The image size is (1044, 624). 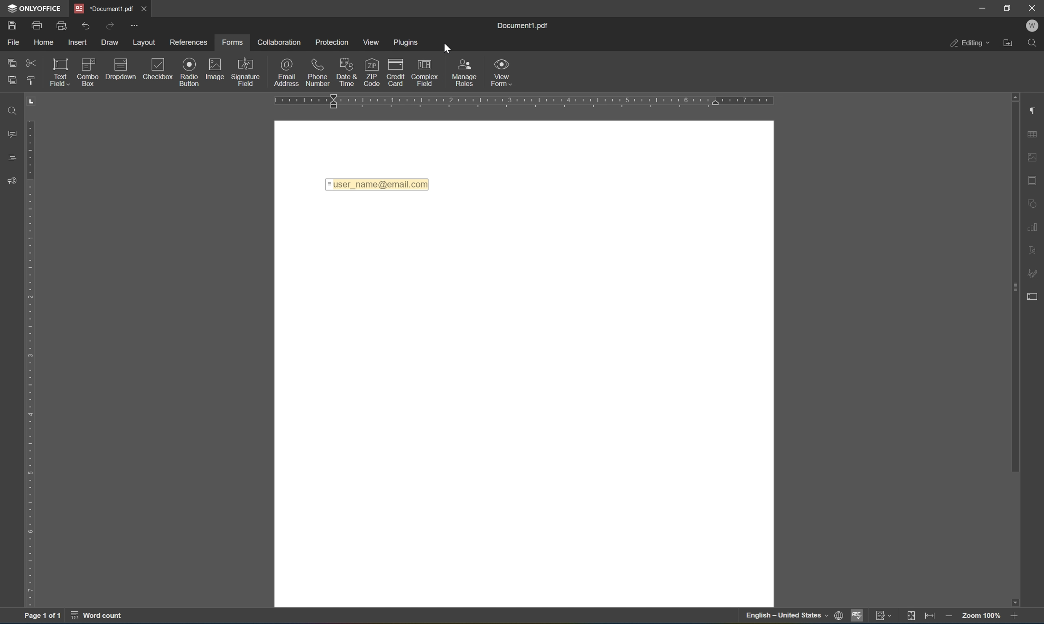 What do you see at coordinates (189, 43) in the screenshot?
I see `preferences` at bounding box center [189, 43].